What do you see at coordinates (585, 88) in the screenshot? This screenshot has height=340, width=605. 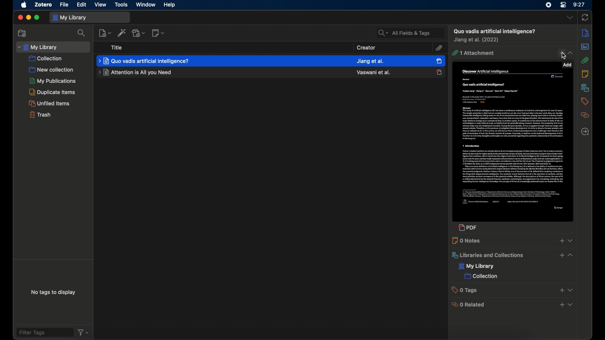 I see `libraries and collections` at bounding box center [585, 88].